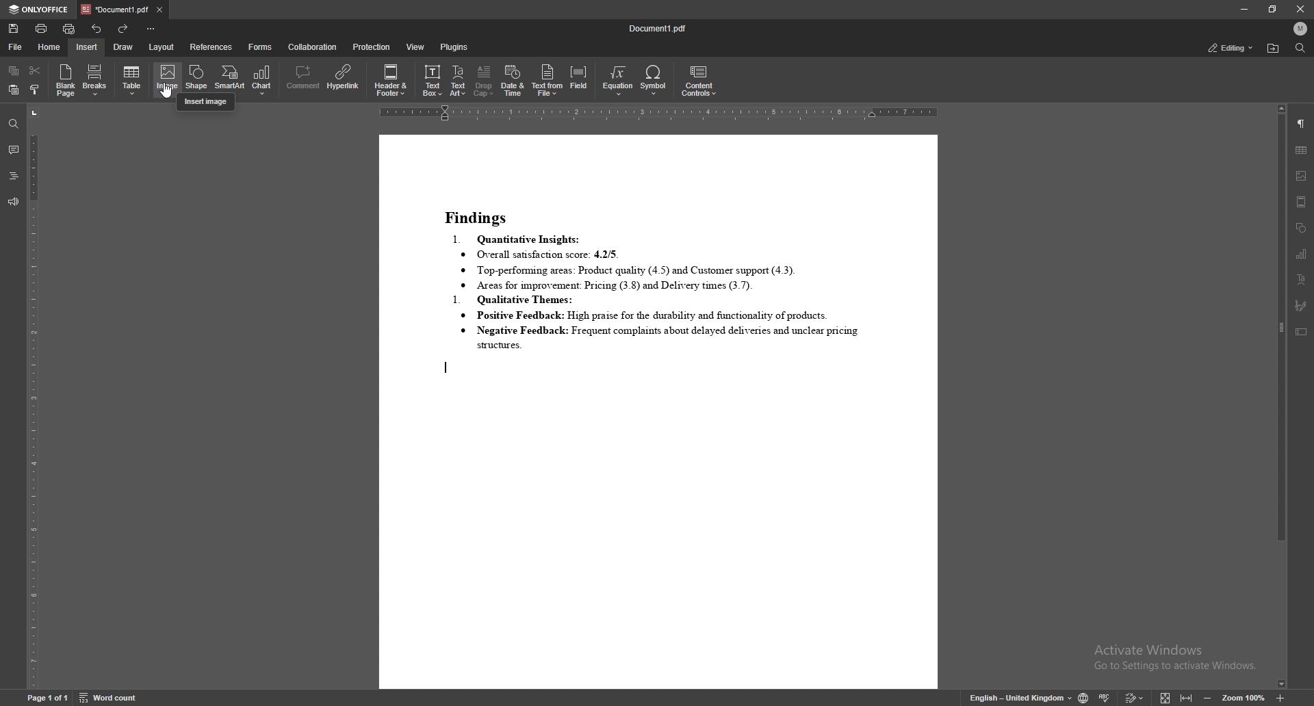  I want to click on cursor, so click(167, 93).